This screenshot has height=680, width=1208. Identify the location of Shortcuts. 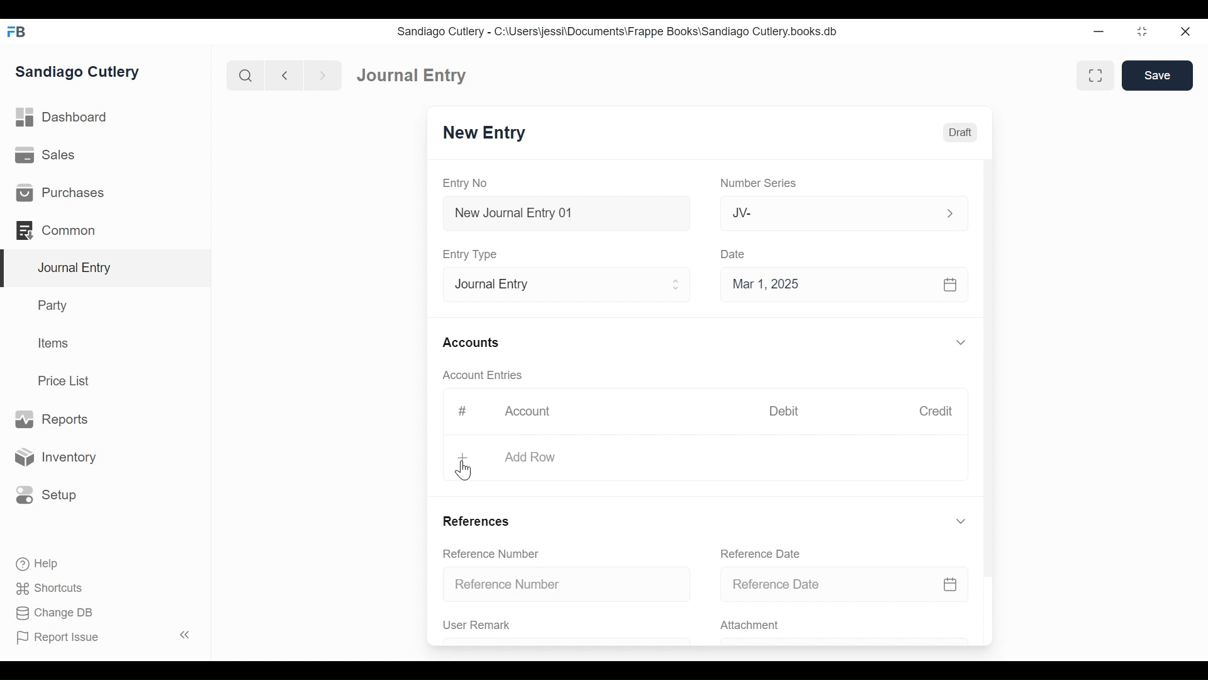
(43, 589).